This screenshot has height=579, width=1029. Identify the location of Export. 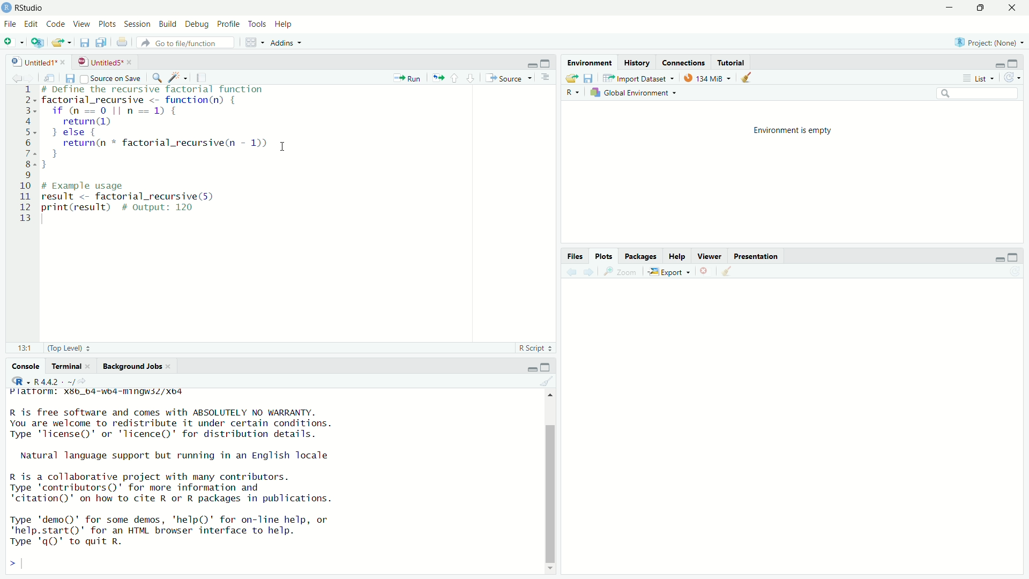
(670, 271).